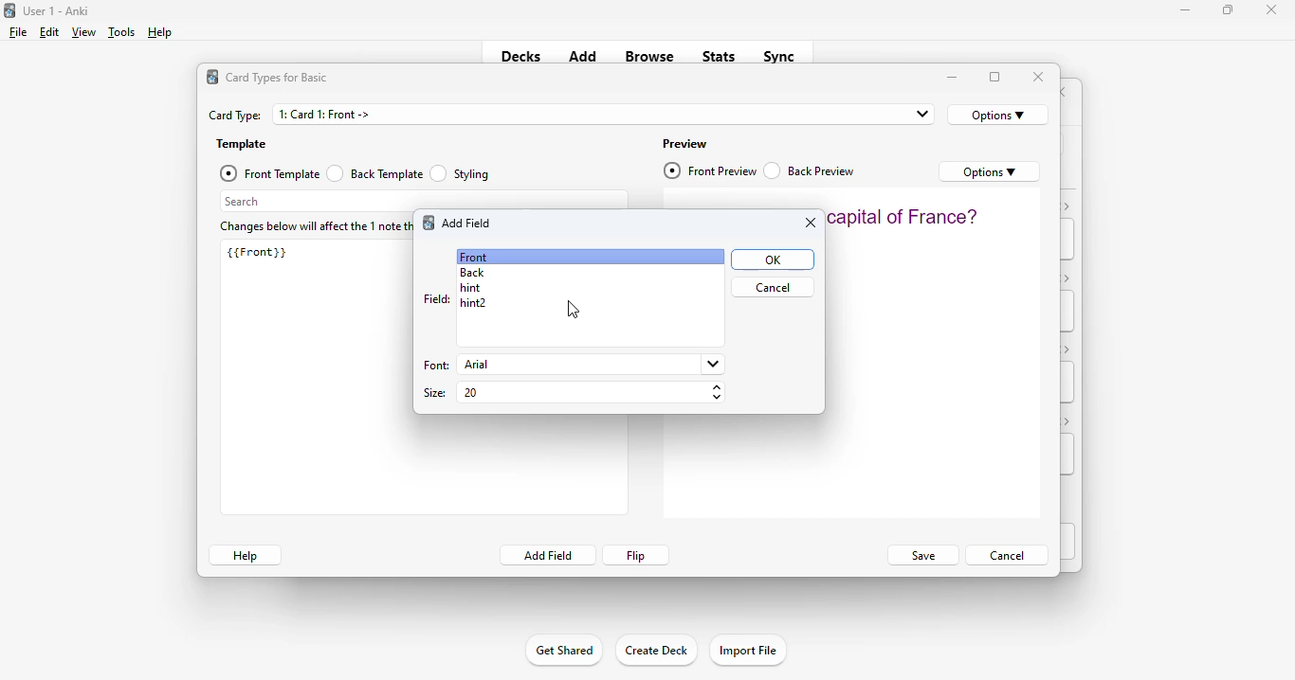  Describe the element at coordinates (277, 78) in the screenshot. I see `card types for basic` at that location.